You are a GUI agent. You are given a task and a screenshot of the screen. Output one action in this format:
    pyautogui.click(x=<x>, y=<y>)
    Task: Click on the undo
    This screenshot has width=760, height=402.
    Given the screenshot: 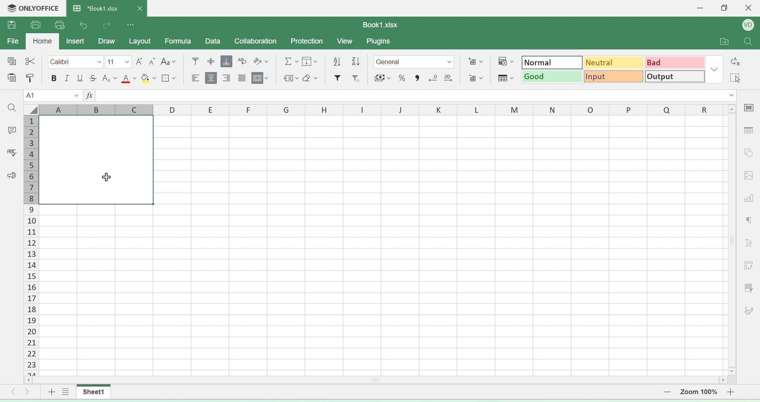 What is the action you would take?
    pyautogui.click(x=86, y=24)
    